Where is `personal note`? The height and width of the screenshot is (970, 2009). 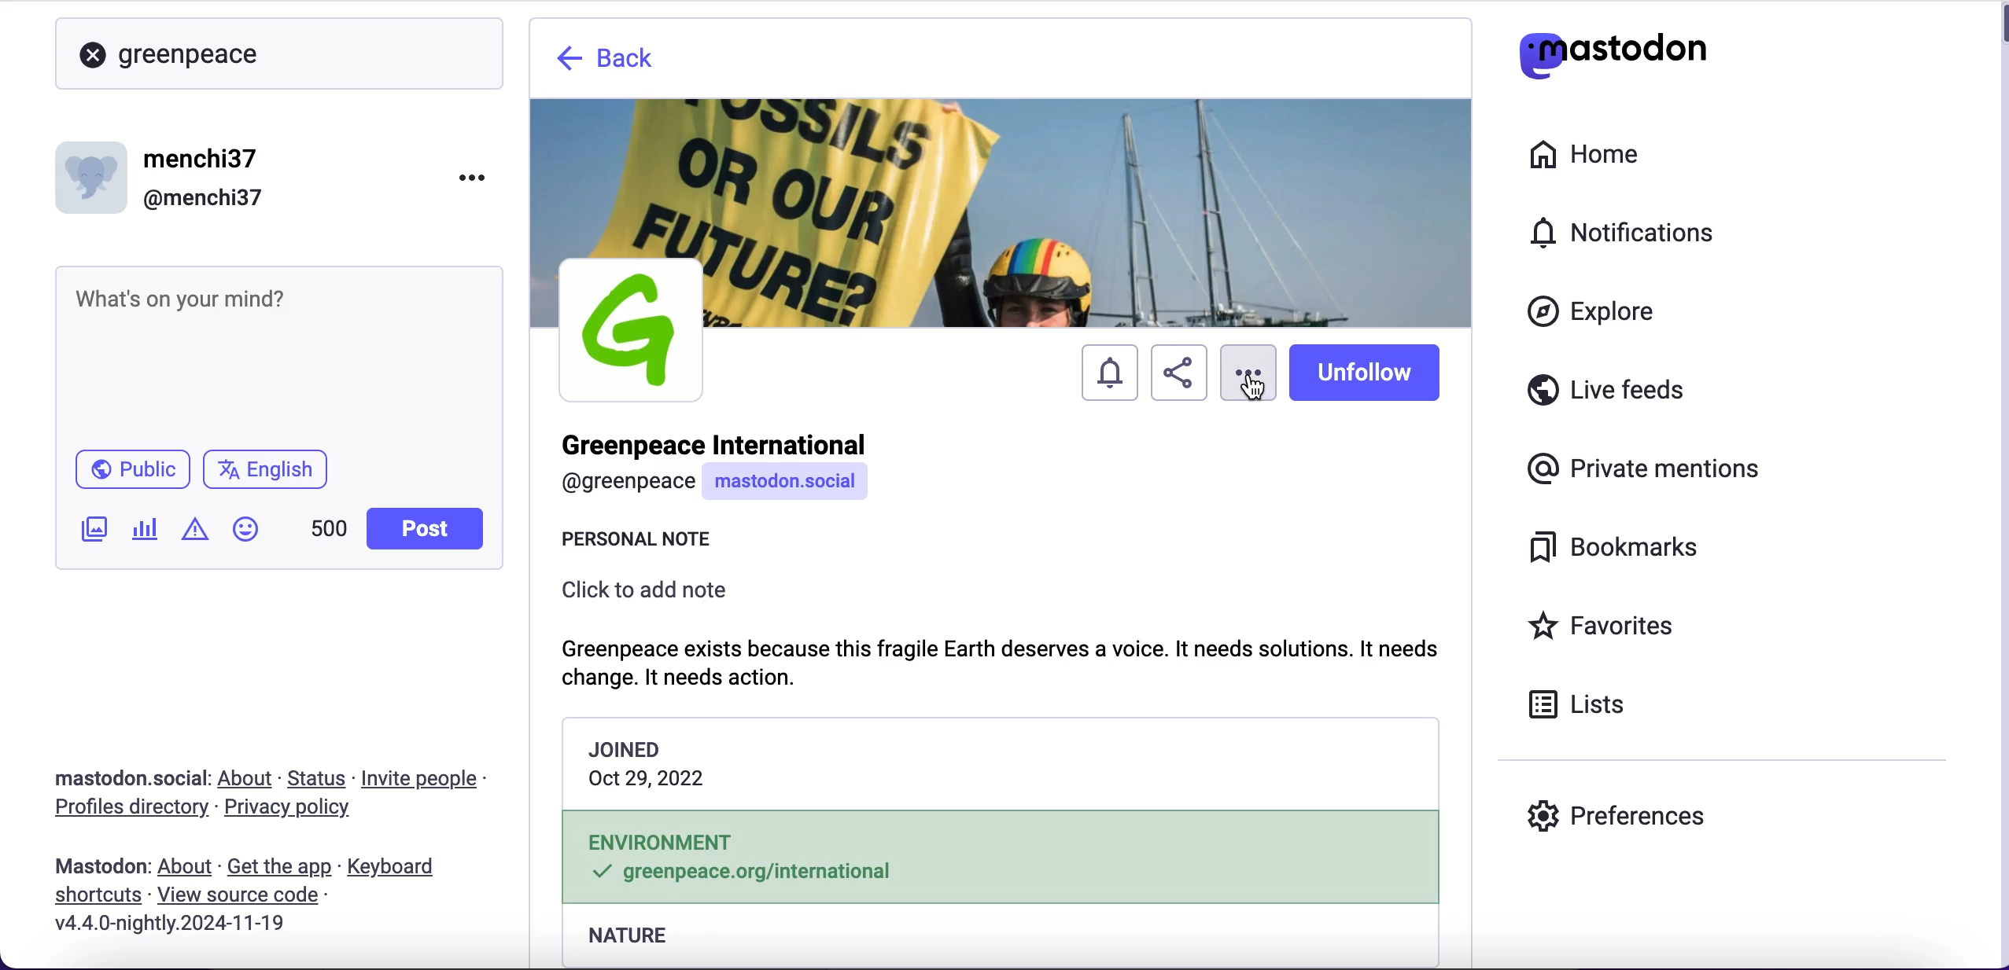
personal note is located at coordinates (667, 542).